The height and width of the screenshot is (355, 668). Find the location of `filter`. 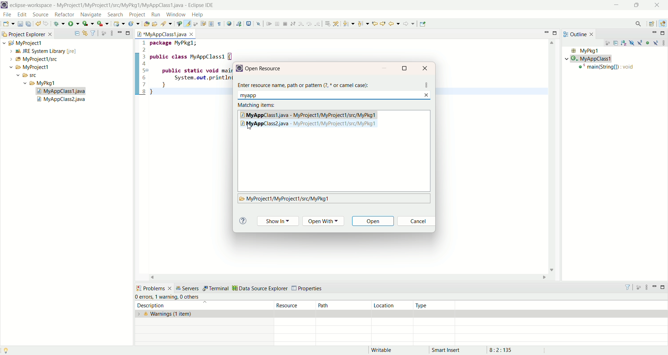

filter is located at coordinates (629, 287).